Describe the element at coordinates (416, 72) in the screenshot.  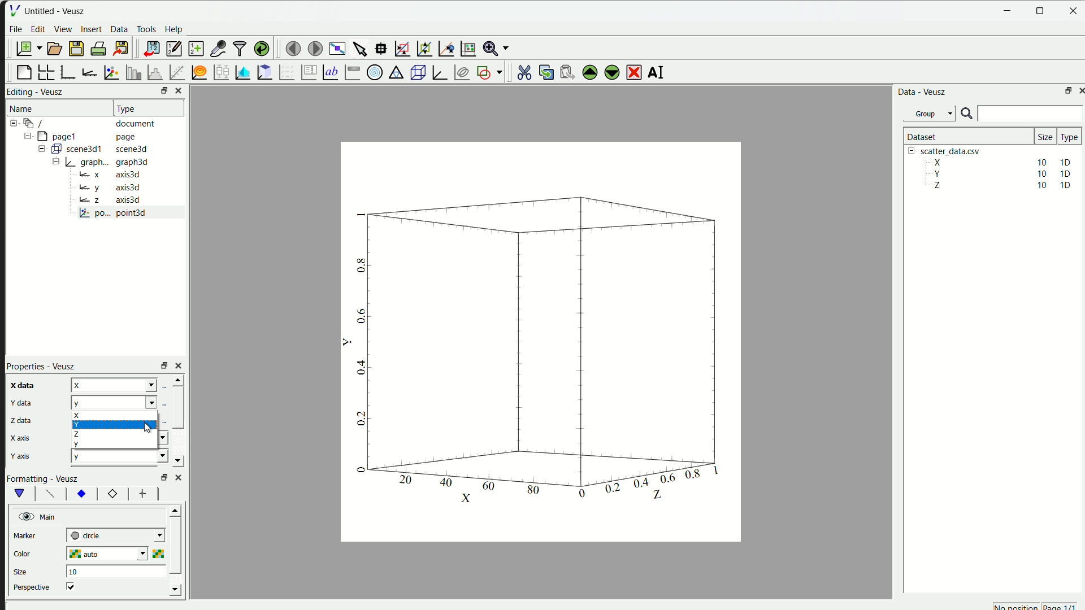
I see `3D scene` at that location.